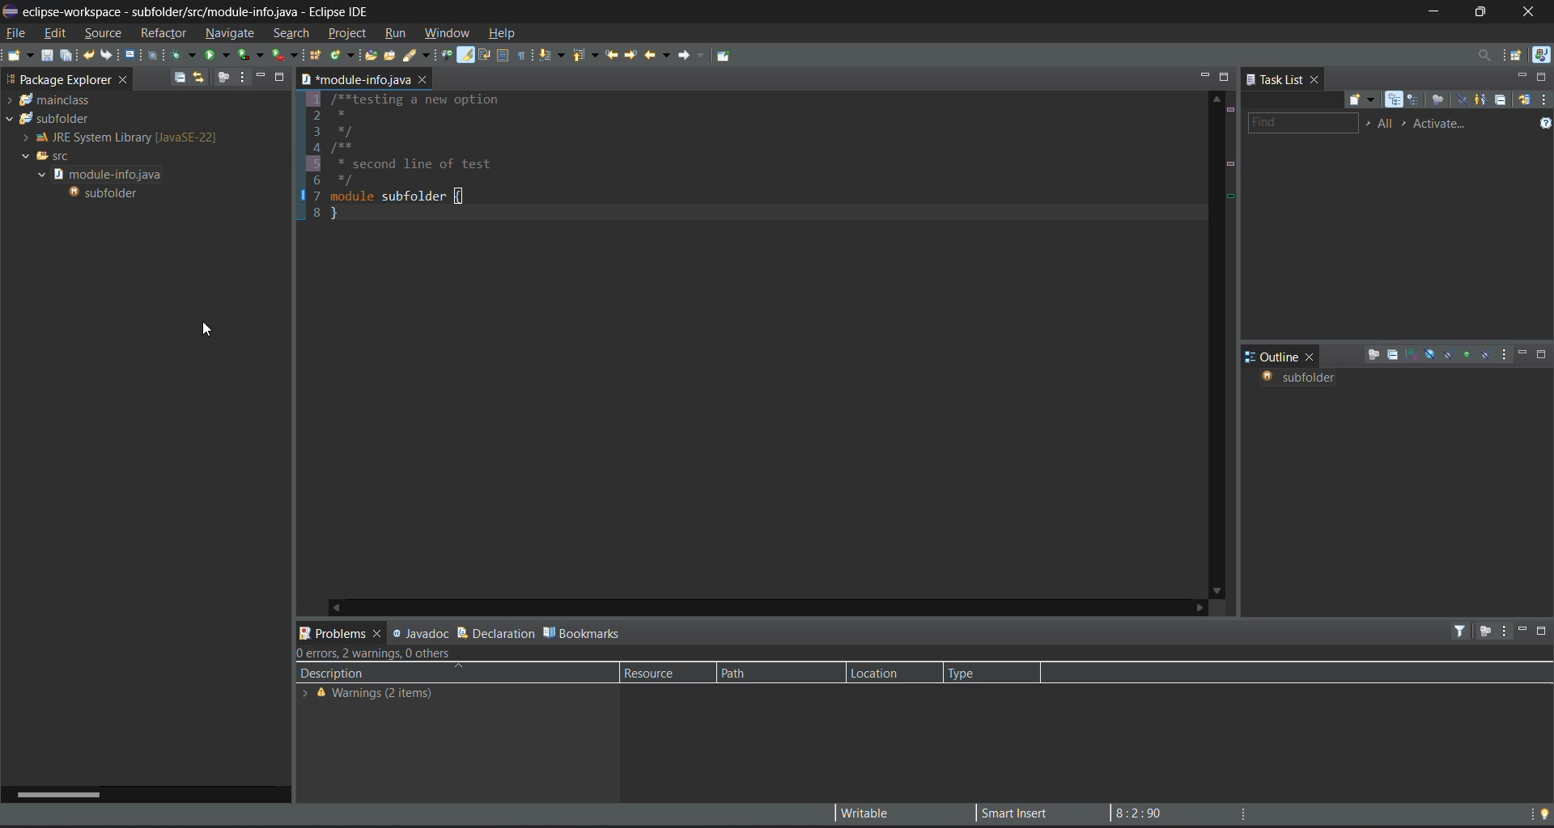 The width and height of the screenshot is (1554, 828). What do you see at coordinates (439, 158) in the screenshot?
I see `1 /**testing a new option 2 * 3 */ 4 /** 5 * second line of test 6 */ 7 module subfolder{ 8 }` at bounding box center [439, 158].